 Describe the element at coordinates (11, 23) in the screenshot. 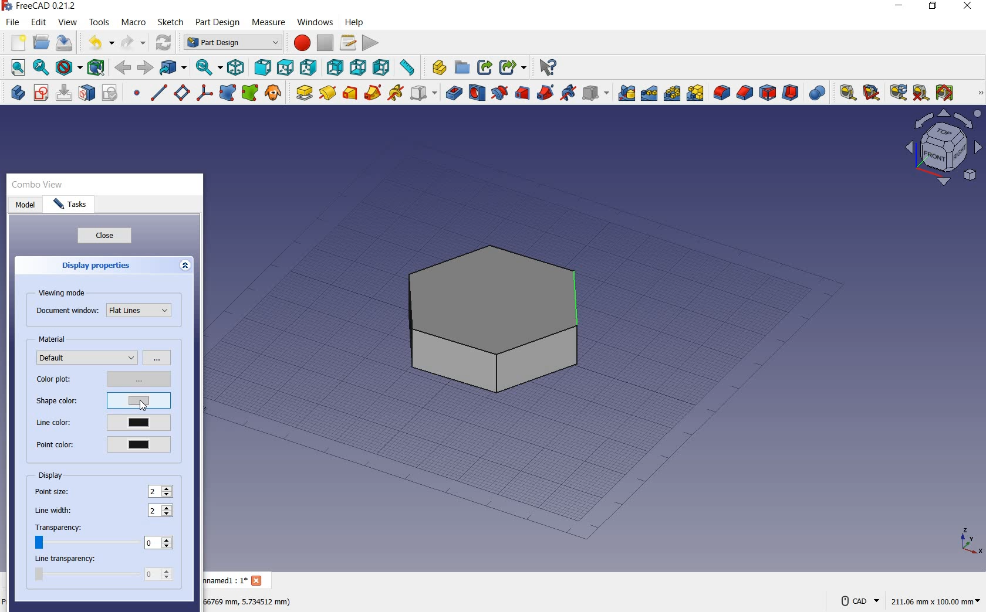

I see `file` at that location.